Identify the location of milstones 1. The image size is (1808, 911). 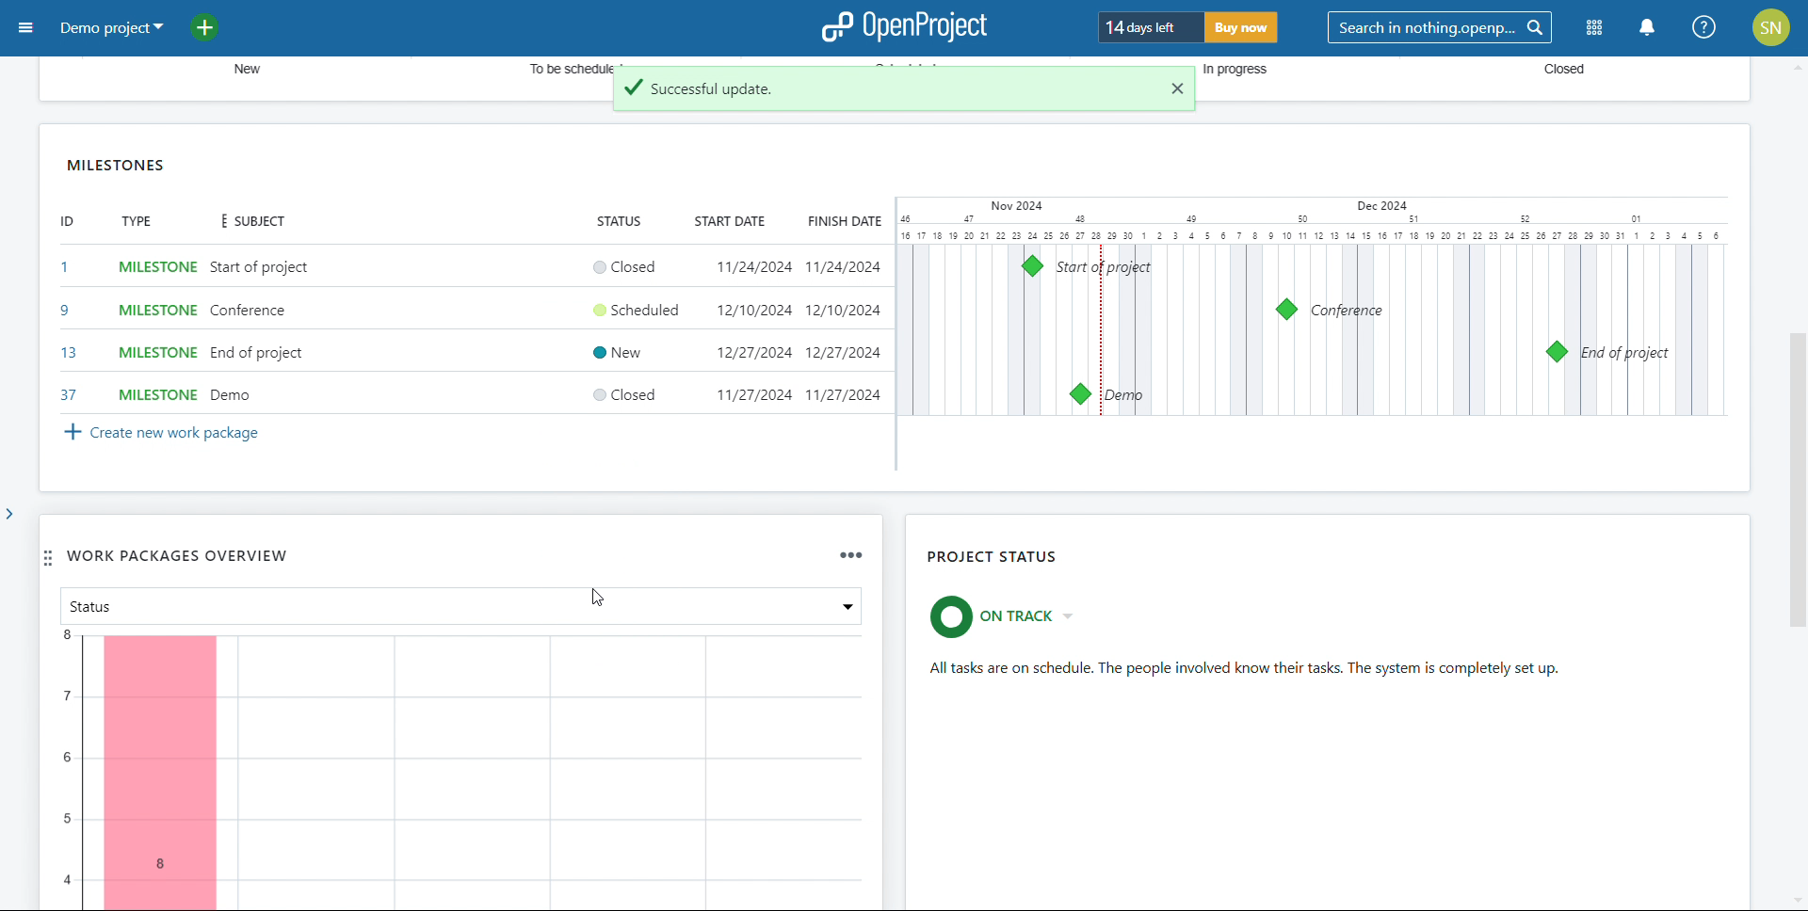
(1033, 265).